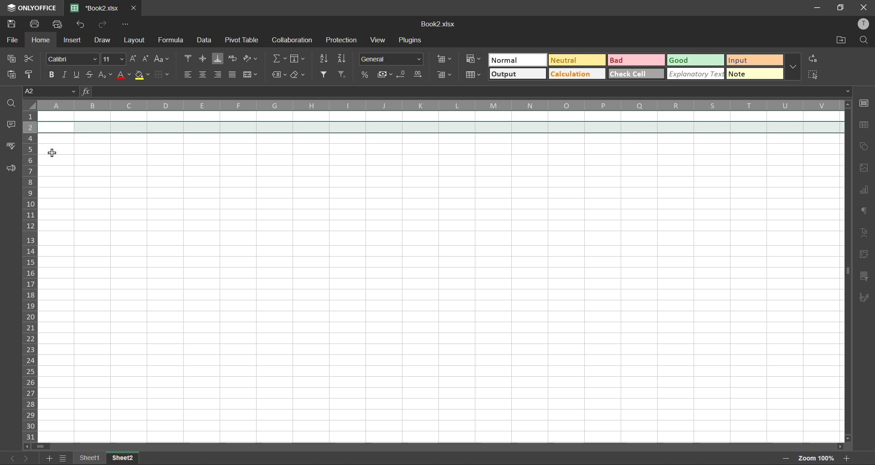  I want to click on more options, so click(793, 67).